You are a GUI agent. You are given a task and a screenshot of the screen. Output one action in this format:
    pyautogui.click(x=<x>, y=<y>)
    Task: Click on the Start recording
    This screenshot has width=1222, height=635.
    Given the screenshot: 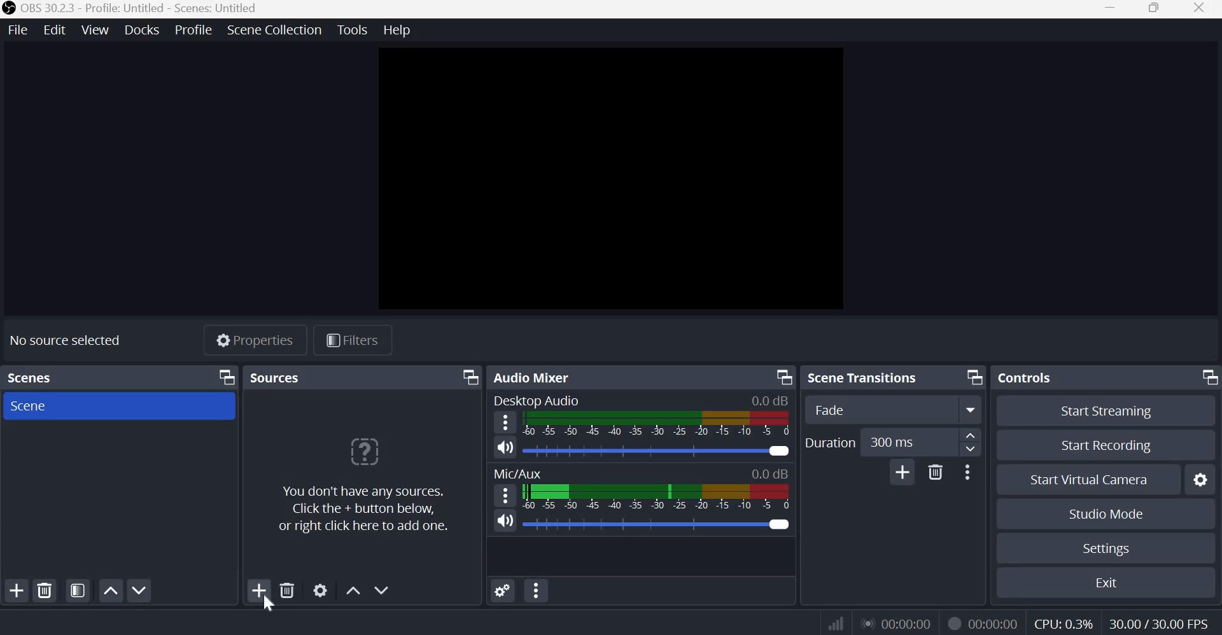 What is the action you would take?
    pyautogui.click(x=1113, y=446)
    